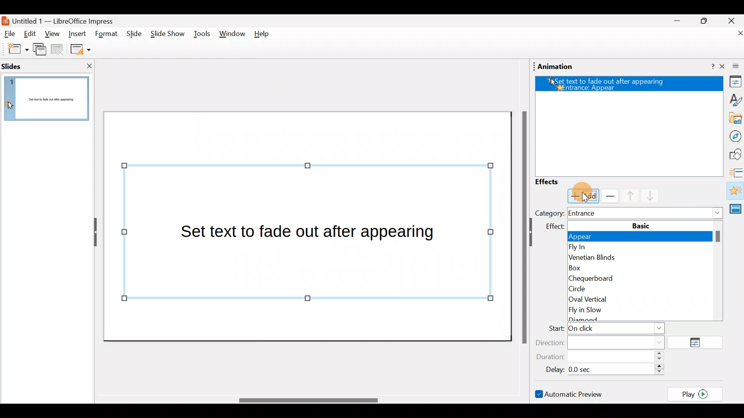 The image size is (744, 418). I want to click on Close sidebar deck, so click(732, 67).